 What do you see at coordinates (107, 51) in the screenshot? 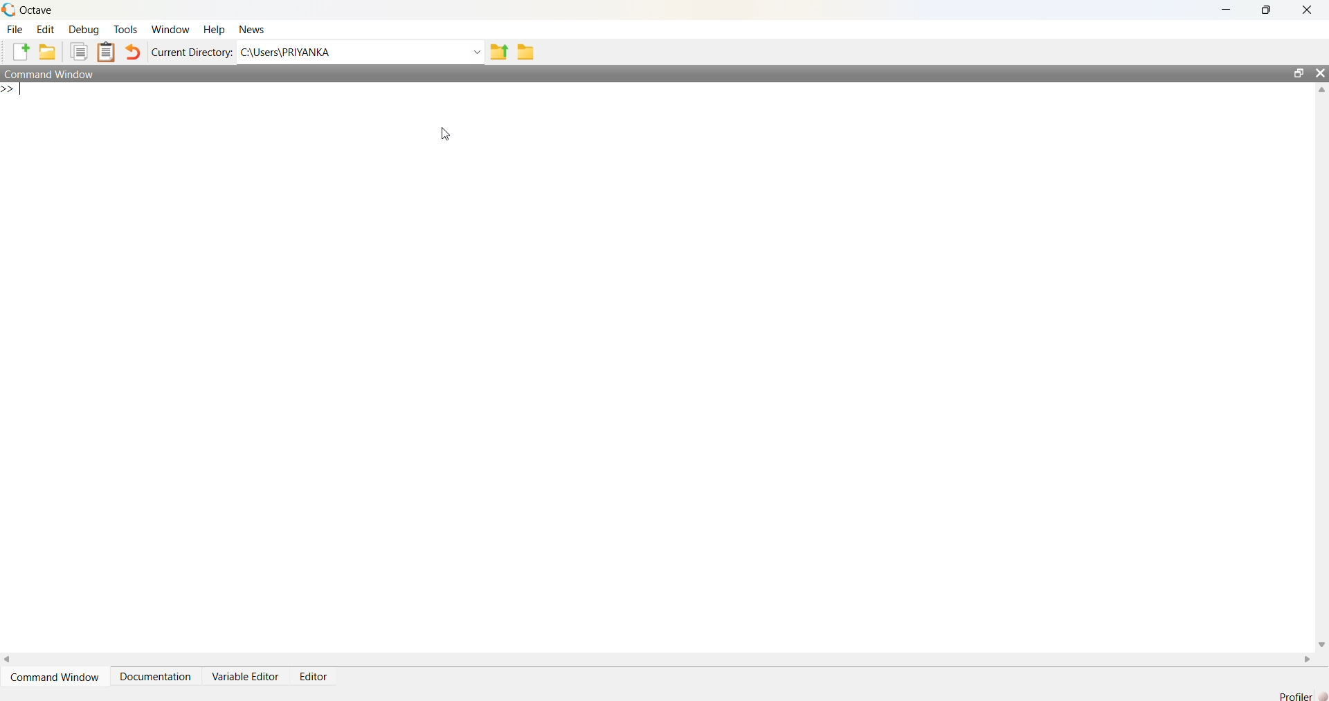
I see `Paste` at bounding box center [107, 51].